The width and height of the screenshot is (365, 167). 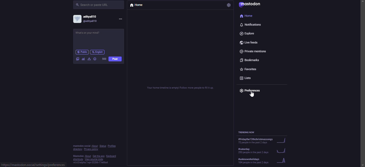 I want to click on search, so click(x=95, y=5).